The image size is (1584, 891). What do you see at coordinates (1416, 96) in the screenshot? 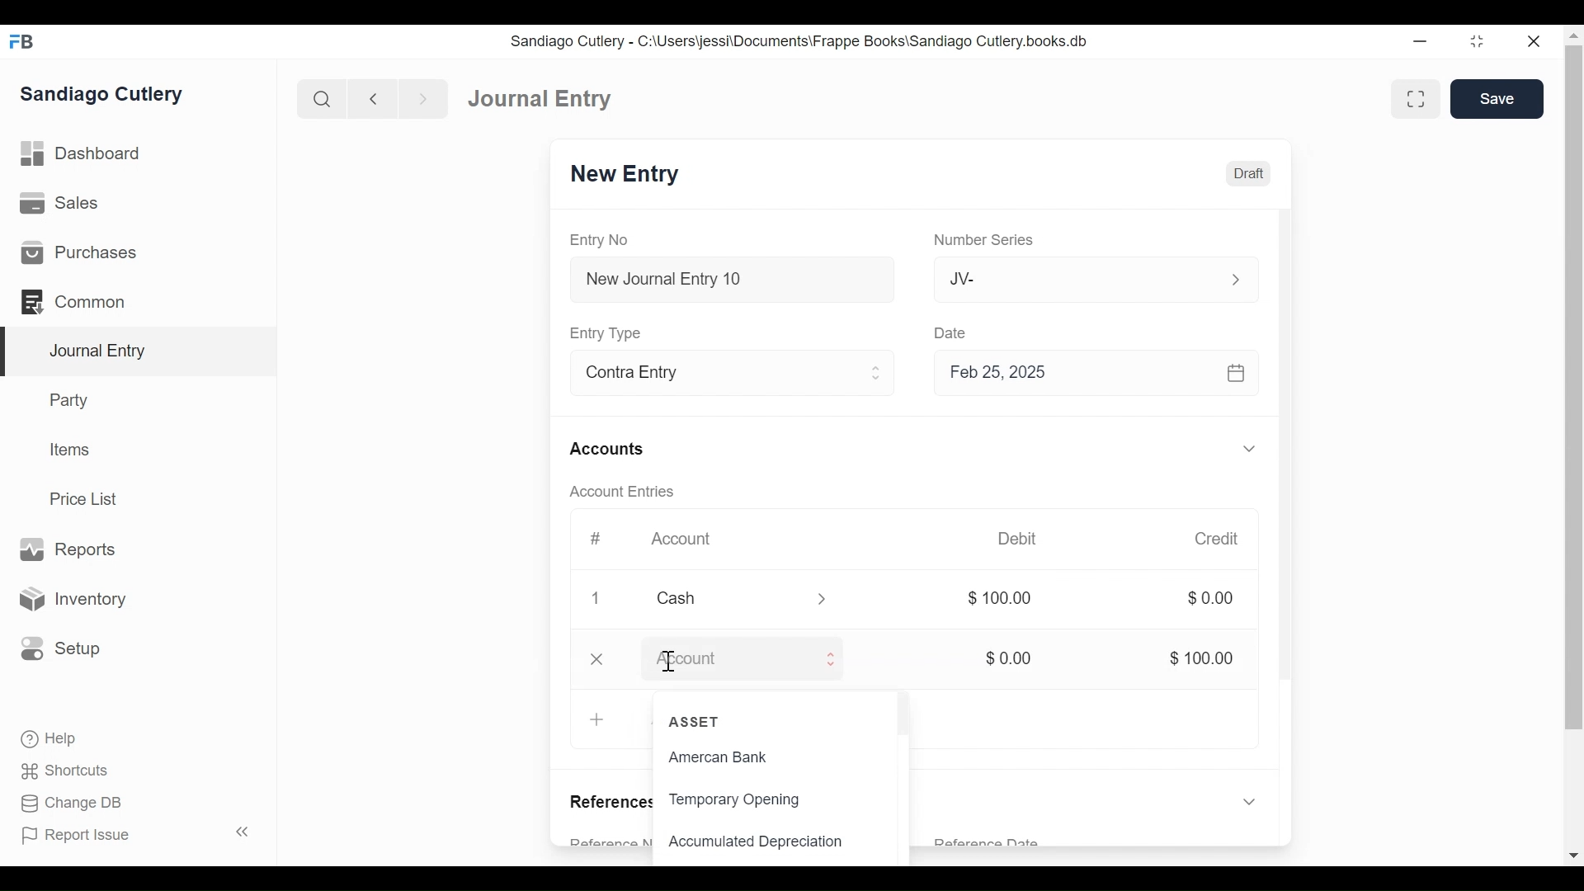
I see `Toggle between form and full width` at bounding box center [1416, 96].